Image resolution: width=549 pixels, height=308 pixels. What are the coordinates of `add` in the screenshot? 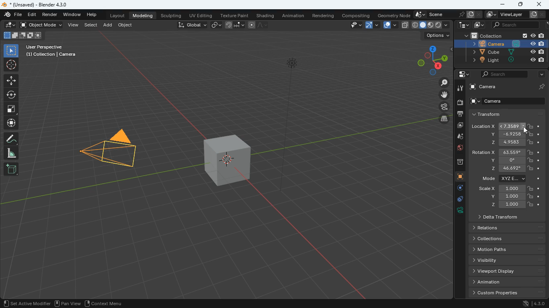 It's located at (107, 26).